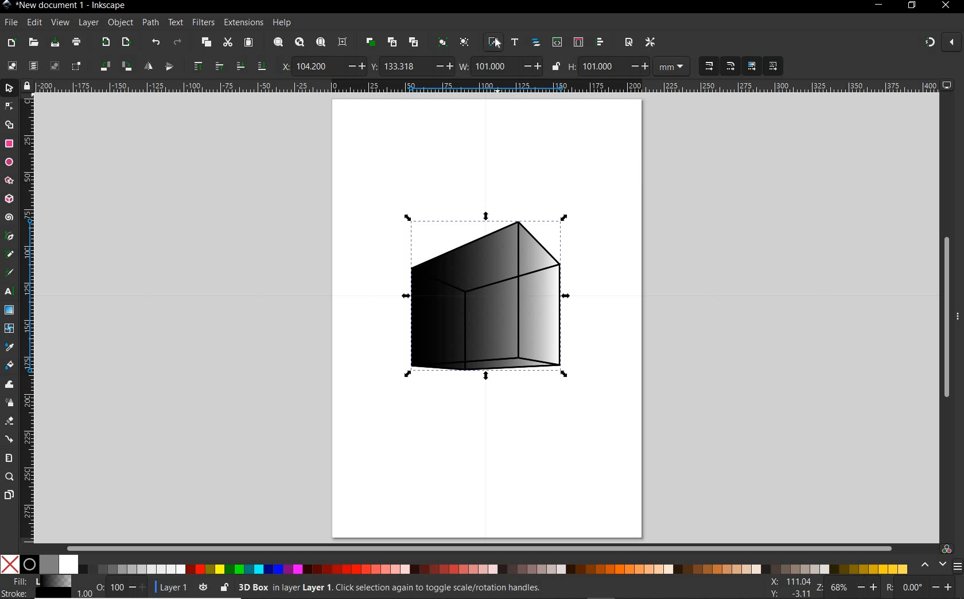 The image size is (964, 599). What do you see at coordinates (100, 584) in the screenshot?
I see `OPACITY` at bounding box center [100, 584].